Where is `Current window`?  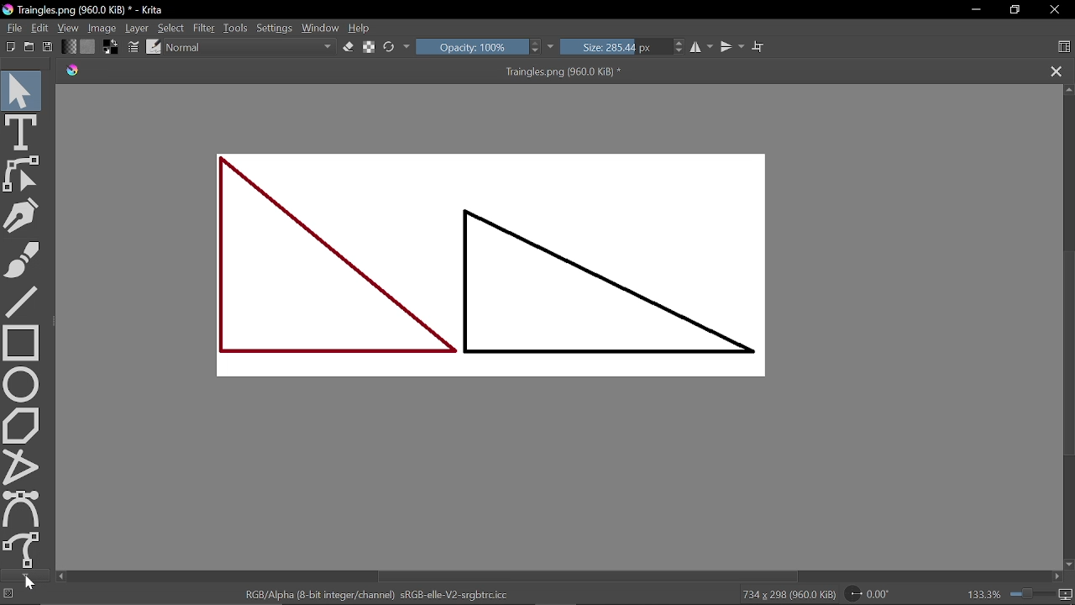
Current window is located at coordinates (86, 10).